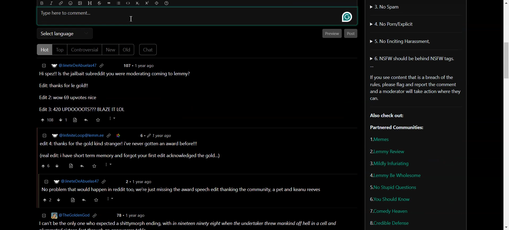 The height and width of the screenshot is (230, 509). I want to click on List, so click(118, 3).